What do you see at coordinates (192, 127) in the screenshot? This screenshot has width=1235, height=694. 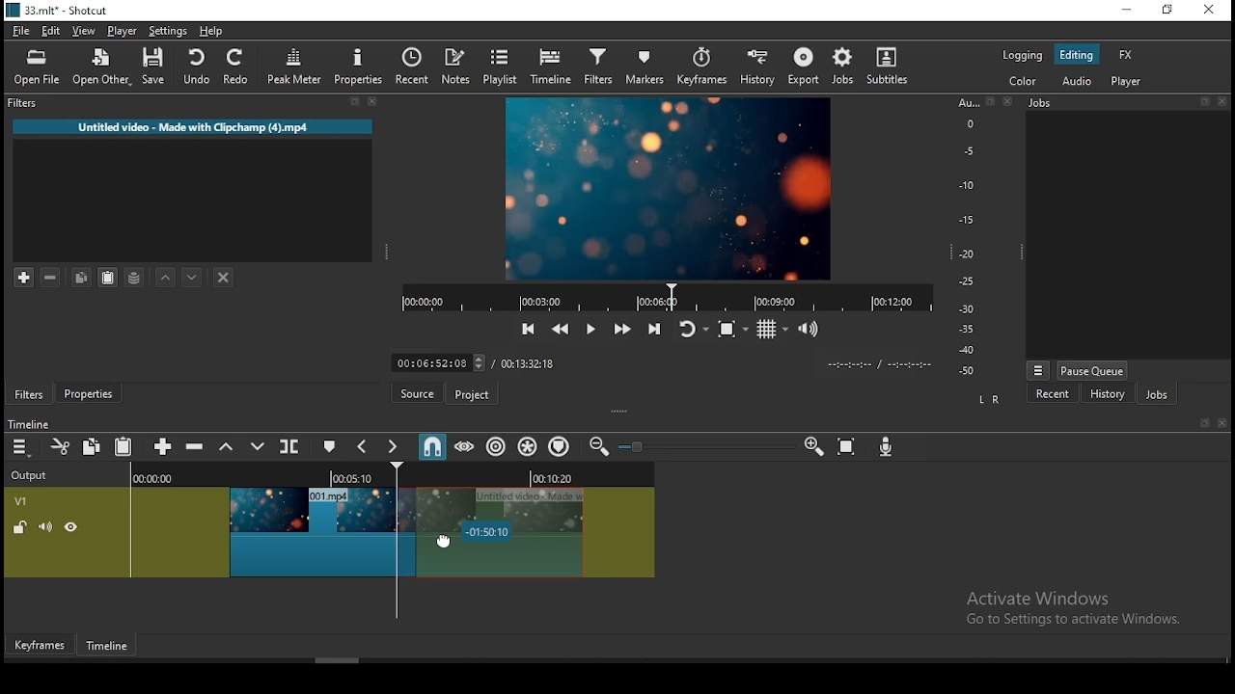 I see `‘Untitled video - Made with Clipchamp (4).mp4` at bounding box center [192, 127].